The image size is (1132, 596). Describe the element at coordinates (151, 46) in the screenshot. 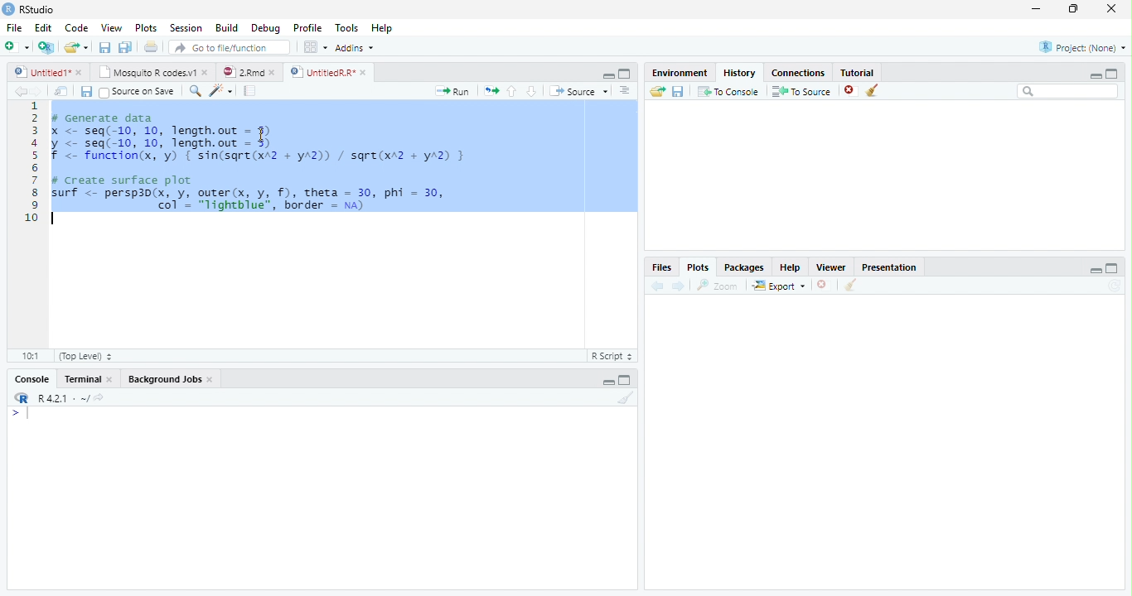

I see `Print the current file` at that location.